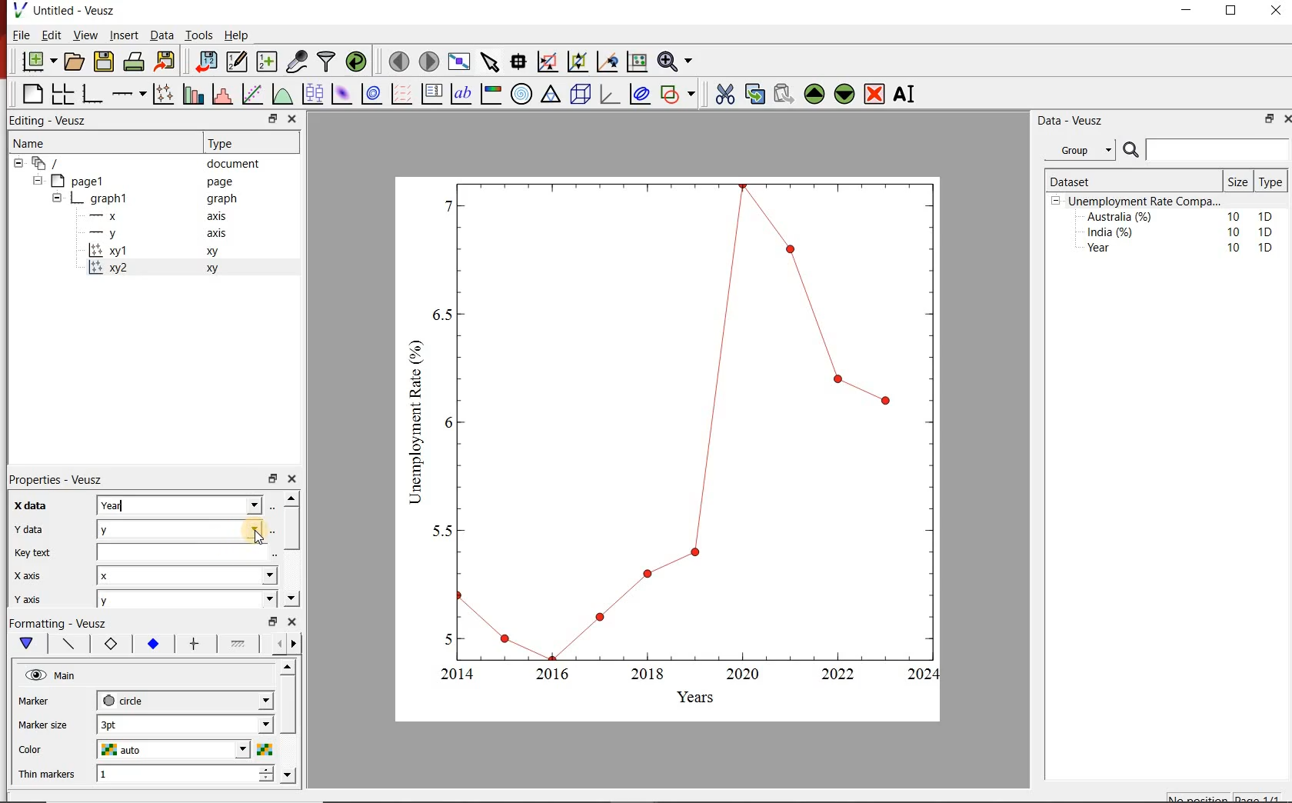 The height and width of the screenshot is (803, 1292). I want to click on Unemployment Rate Compa..., so click(1146, 202).